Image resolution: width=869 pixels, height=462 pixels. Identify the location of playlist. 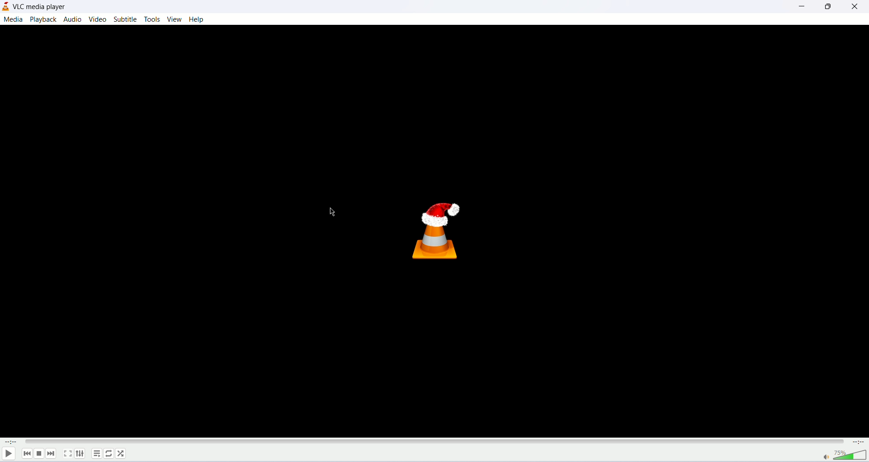
(96, 453).